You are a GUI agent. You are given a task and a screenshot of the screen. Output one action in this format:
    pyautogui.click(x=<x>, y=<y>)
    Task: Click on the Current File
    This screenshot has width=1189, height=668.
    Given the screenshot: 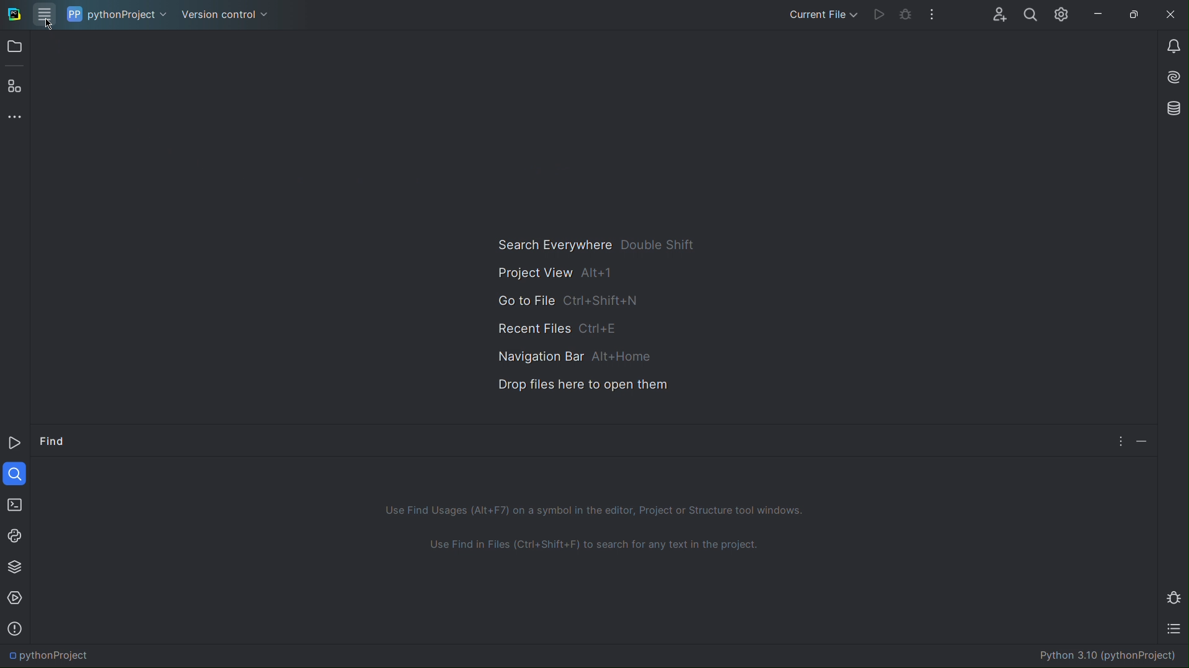 What is the action you would take?
    pyautogui.click(x=824, y=12)
    